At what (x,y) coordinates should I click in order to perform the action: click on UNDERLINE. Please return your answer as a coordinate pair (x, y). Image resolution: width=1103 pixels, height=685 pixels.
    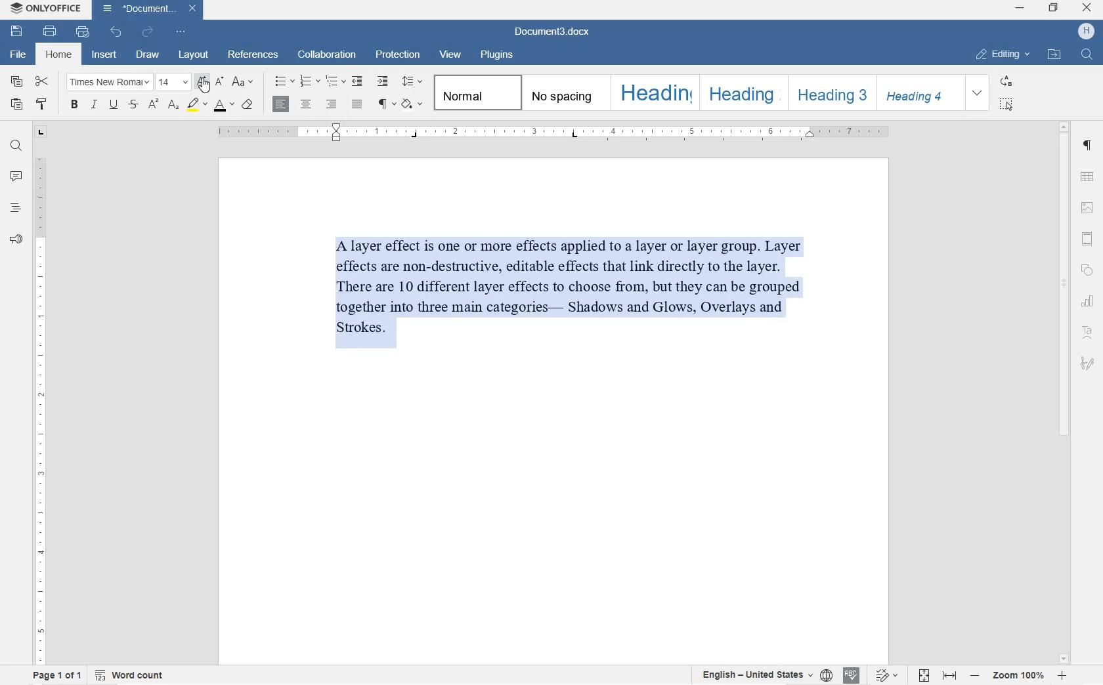
    Looking at the image, I should click on (113, 105).